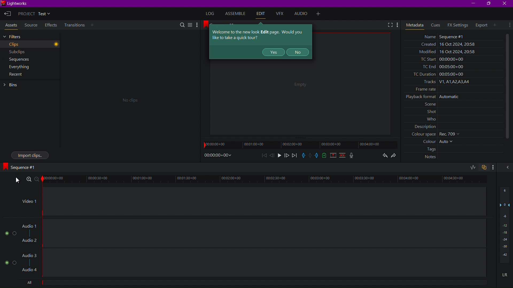 This screenshot has height=288, width=513. I want to click on Recent, so click(19, 75).